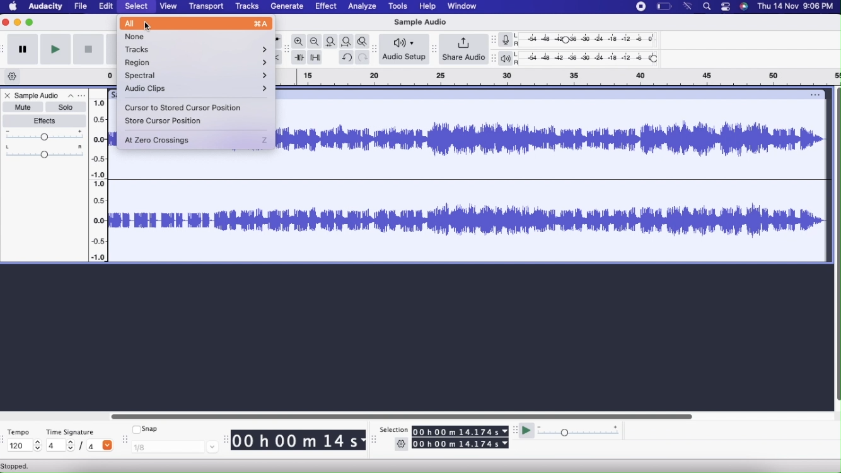 This screenshot has height=473, width=841. Describe the element at coordinates (463, 6) in the screenshot. I see `Window` at that location.